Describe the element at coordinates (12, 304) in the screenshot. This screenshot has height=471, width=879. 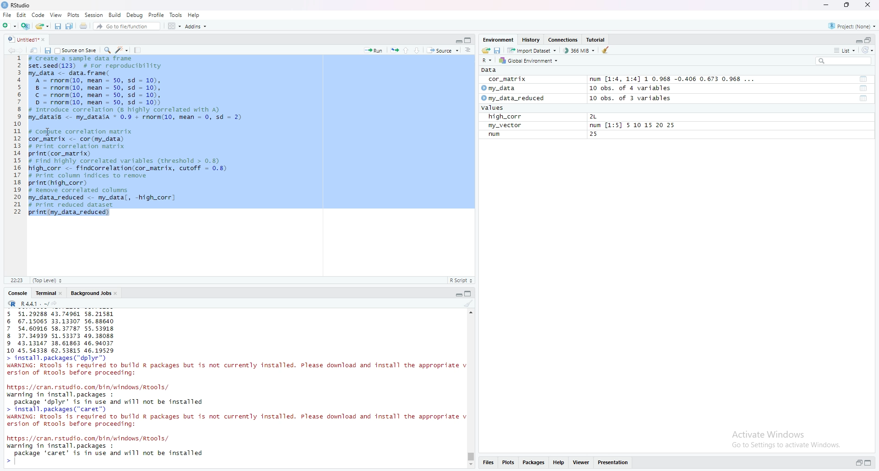
I see `R` at that location.